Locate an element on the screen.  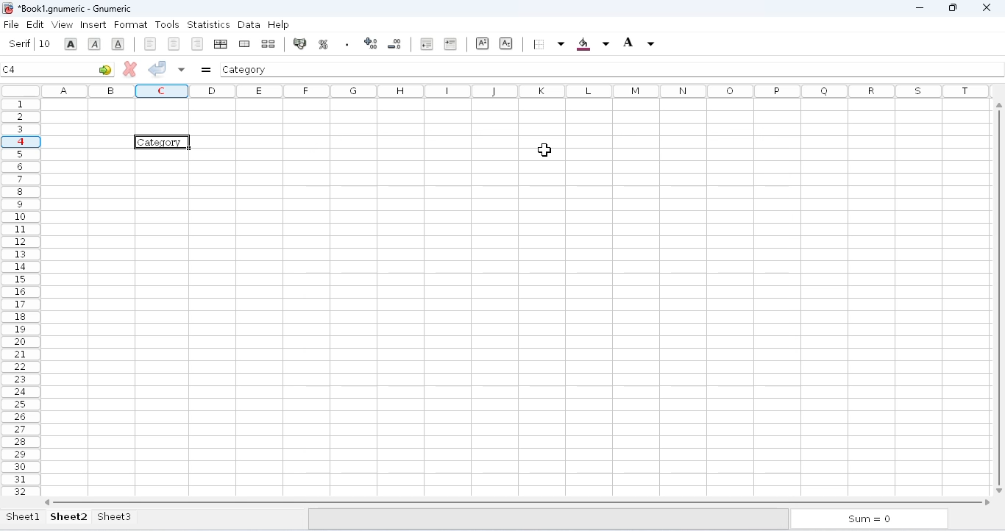
accept changes to multiple cells is located at coordinates (182, 69).